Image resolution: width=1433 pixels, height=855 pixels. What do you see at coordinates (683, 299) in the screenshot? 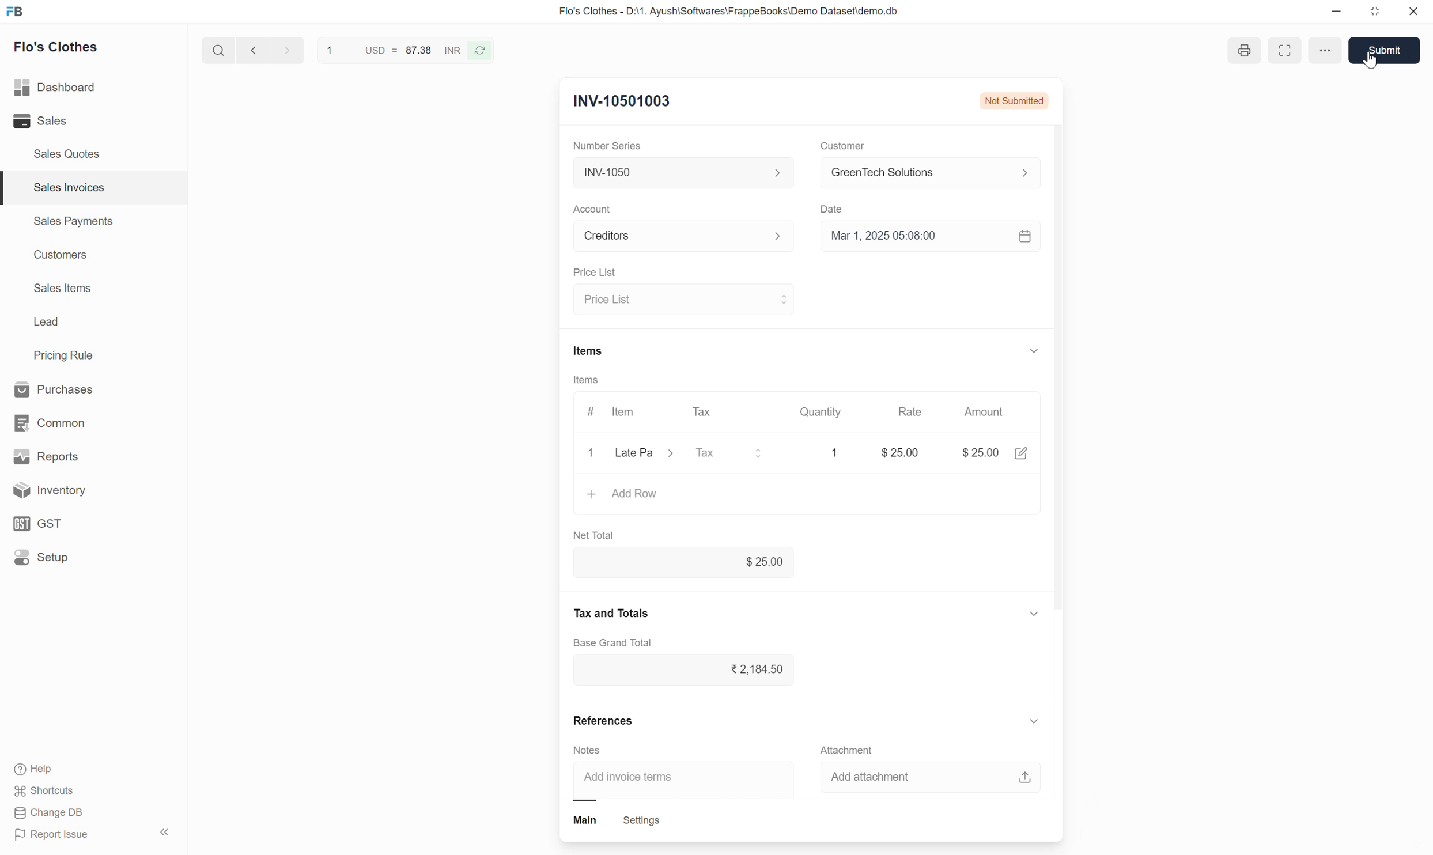
I see `select price list ` at bounding box center [683, 299].